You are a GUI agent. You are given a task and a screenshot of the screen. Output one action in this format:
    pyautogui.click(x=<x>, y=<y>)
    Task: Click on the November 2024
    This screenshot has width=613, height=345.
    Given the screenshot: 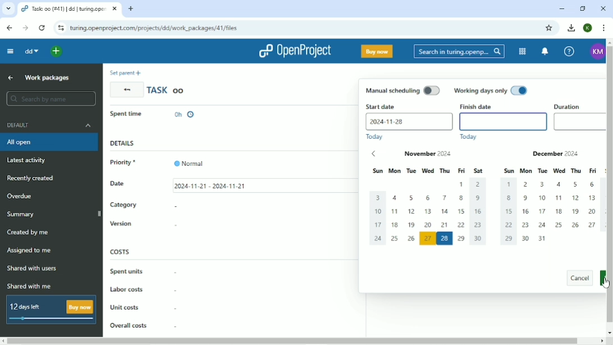 What is the action you would take?
    pyautogui.click(x=433, y=154)
    